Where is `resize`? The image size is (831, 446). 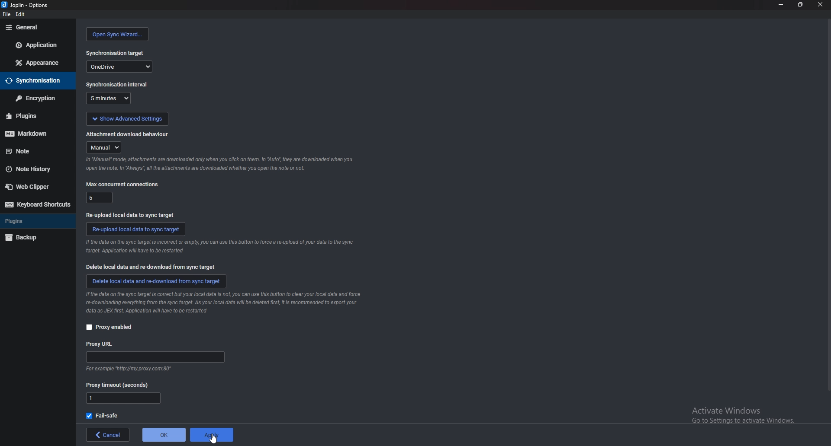 resize is located at coordinates (799, 4).